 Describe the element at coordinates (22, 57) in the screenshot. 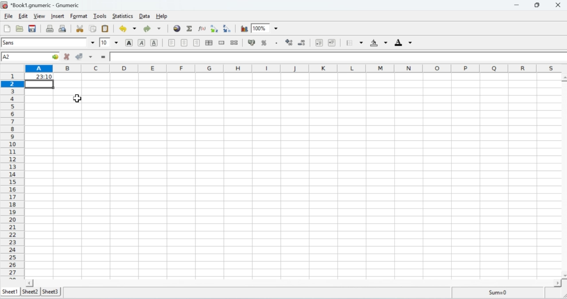

I see `Cell name A1` at that location.